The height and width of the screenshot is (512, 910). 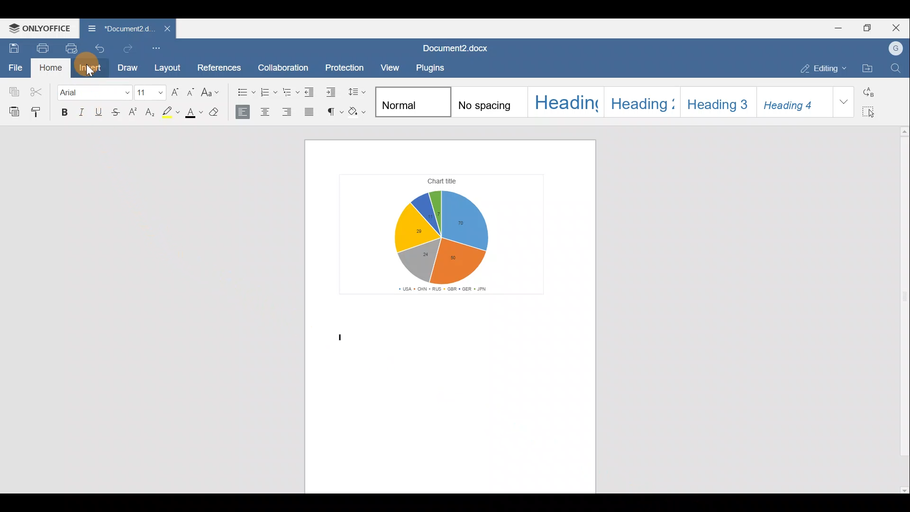 What do you see at coordinates (268, 112) in the screenshot?
I see `Align center` at bounding box center [268, 112].